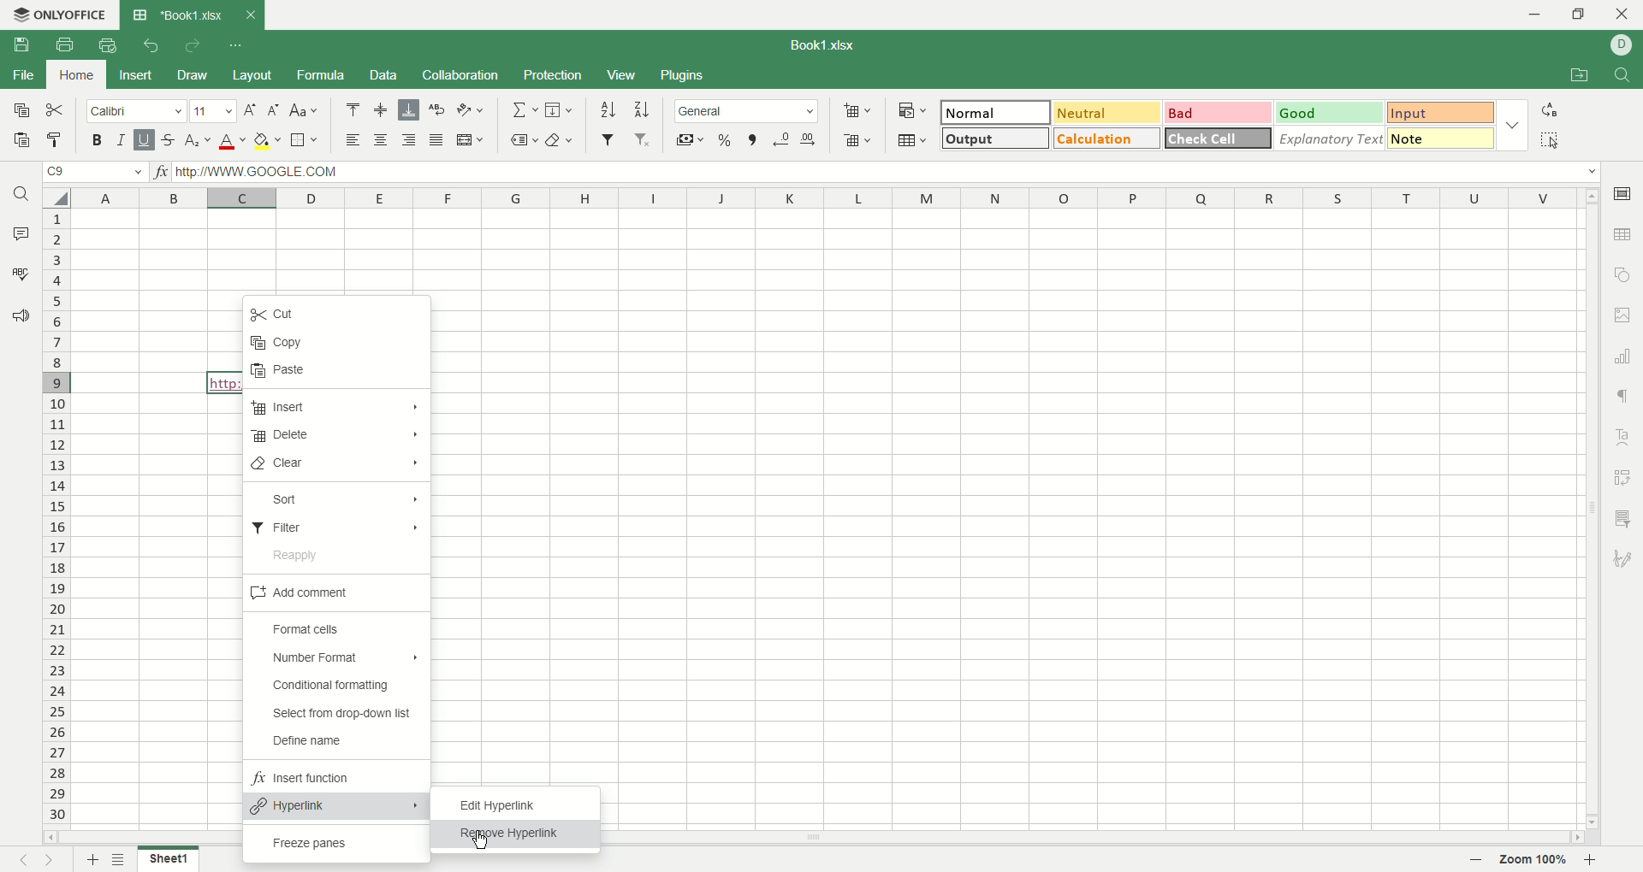  I want to click on cell option, so click(1626, 193).